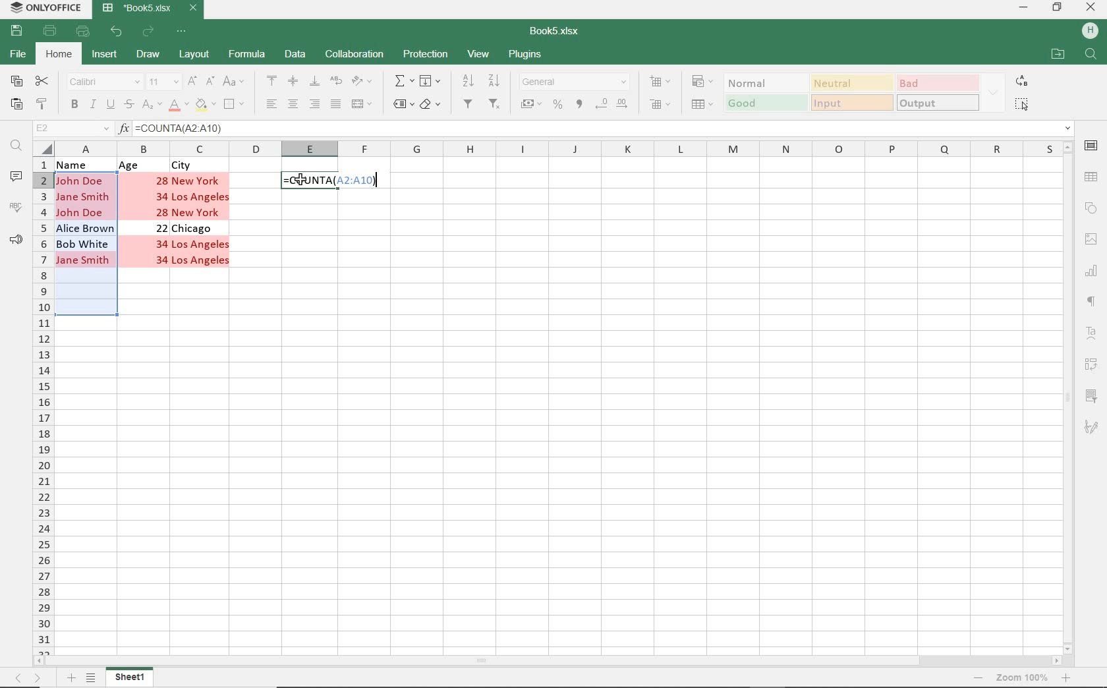 The height and width of the screenshot is (688, 1107). What do you see at coordinates (531, 105) in the screenshot?
I see `ACCOUNT STYLE` at bounding box center [531, 105].